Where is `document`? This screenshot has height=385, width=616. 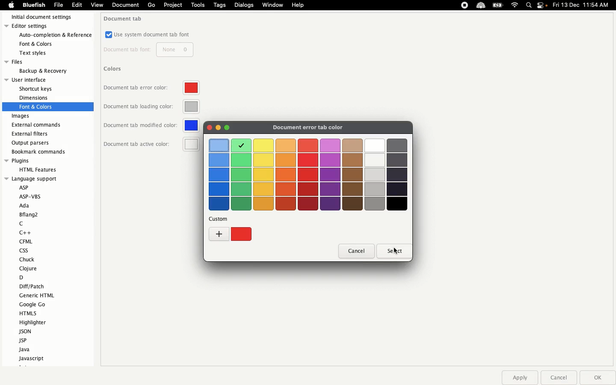
document is located at coordinates (124, 6).